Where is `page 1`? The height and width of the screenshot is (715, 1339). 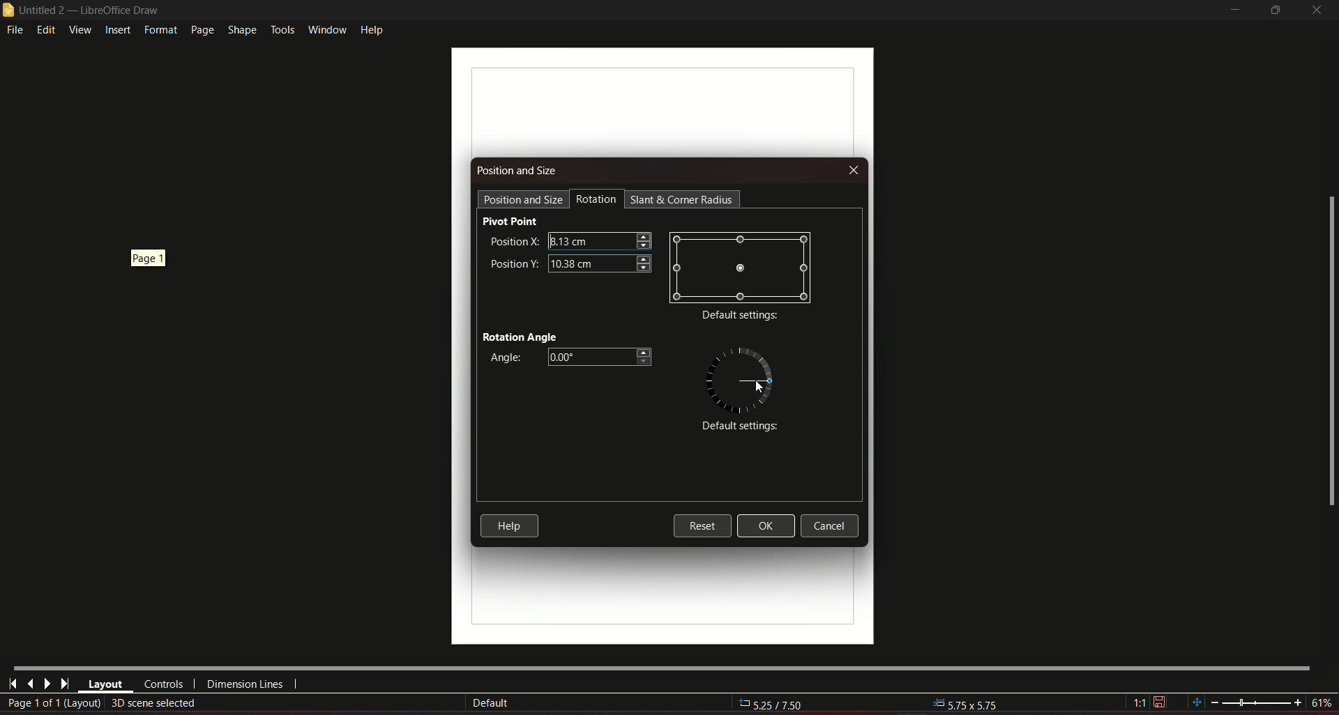 page 1 is located at coordinates (145, 259).